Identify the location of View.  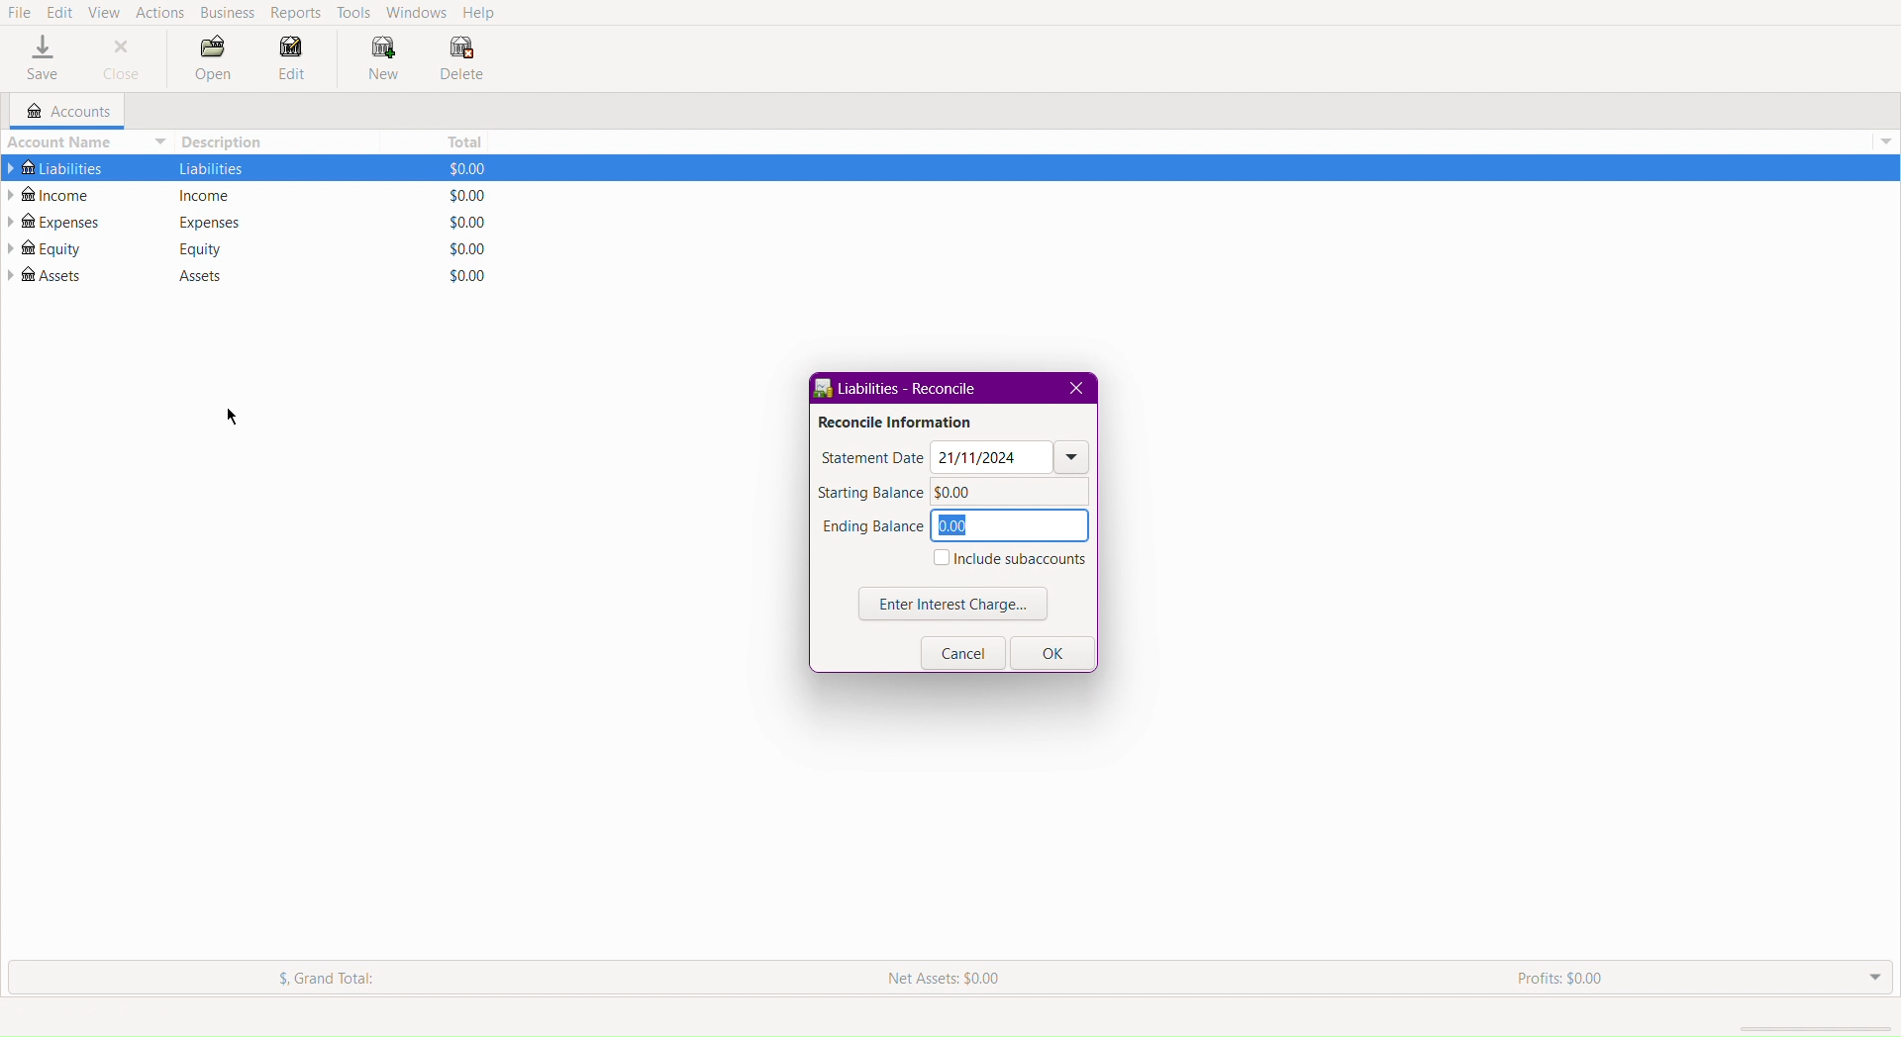
(106, 12).